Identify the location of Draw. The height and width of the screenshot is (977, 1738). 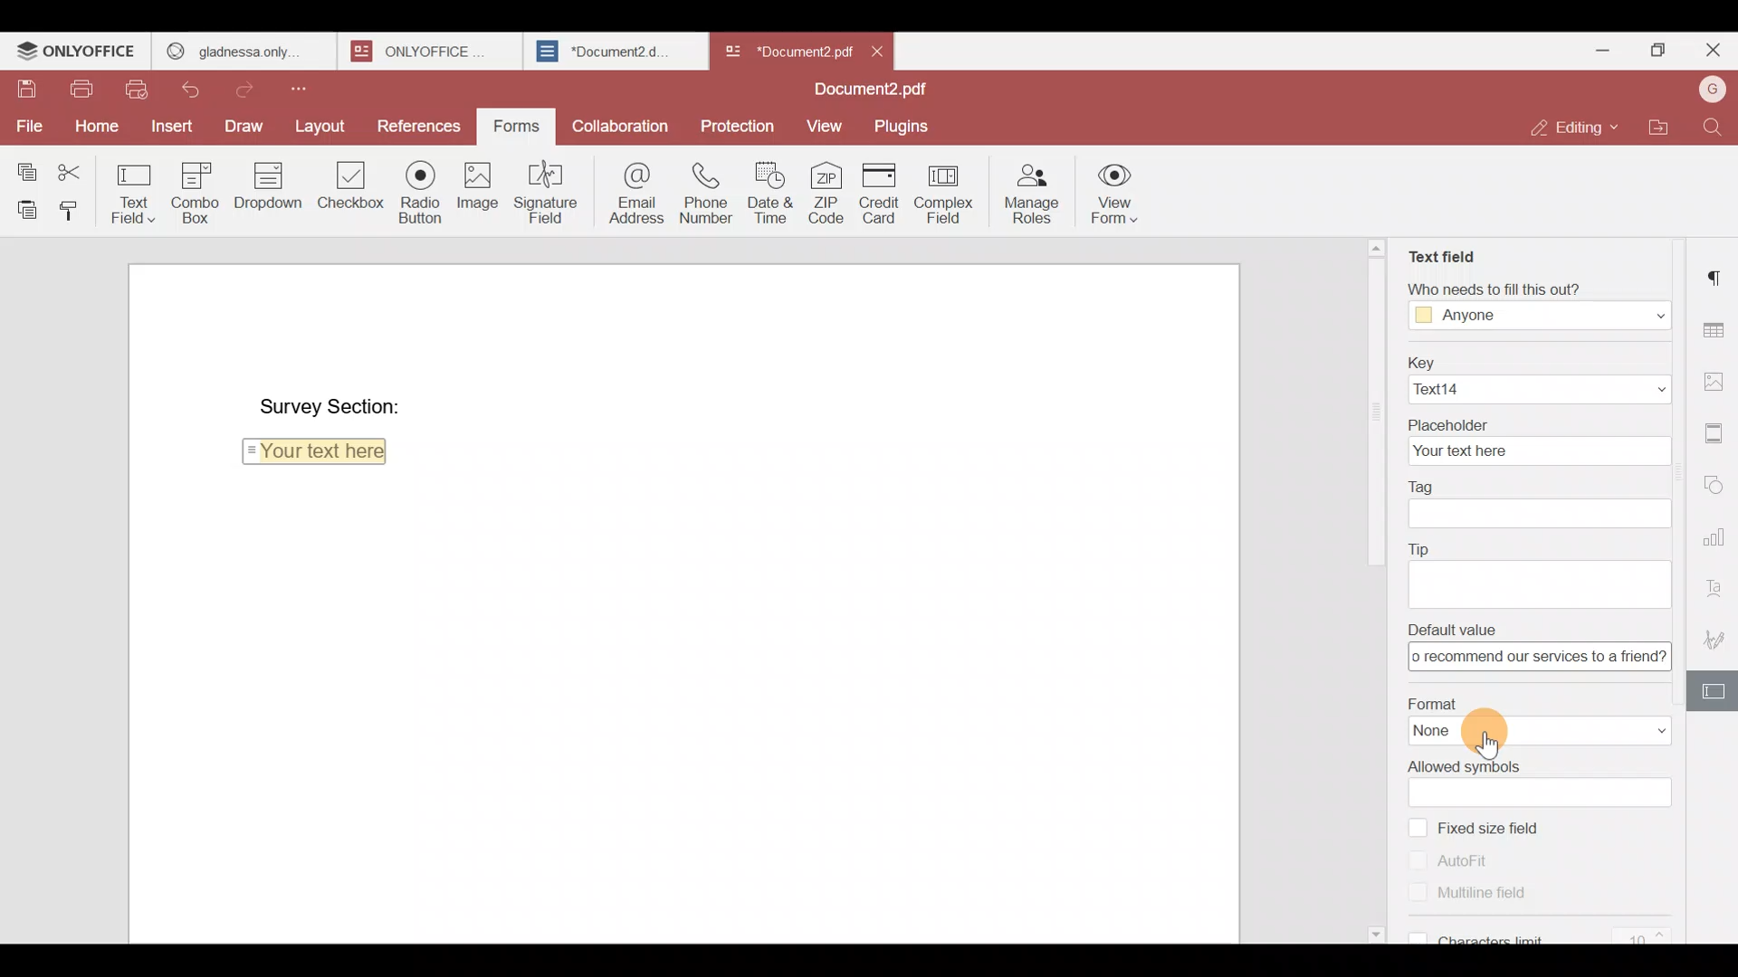
(244, 126).